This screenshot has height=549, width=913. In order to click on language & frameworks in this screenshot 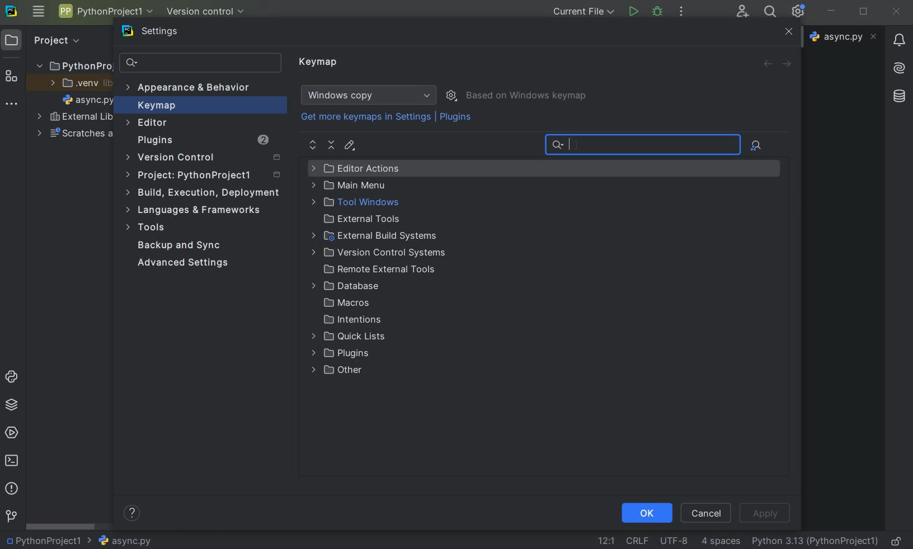, I will do `click(195, 211)`.